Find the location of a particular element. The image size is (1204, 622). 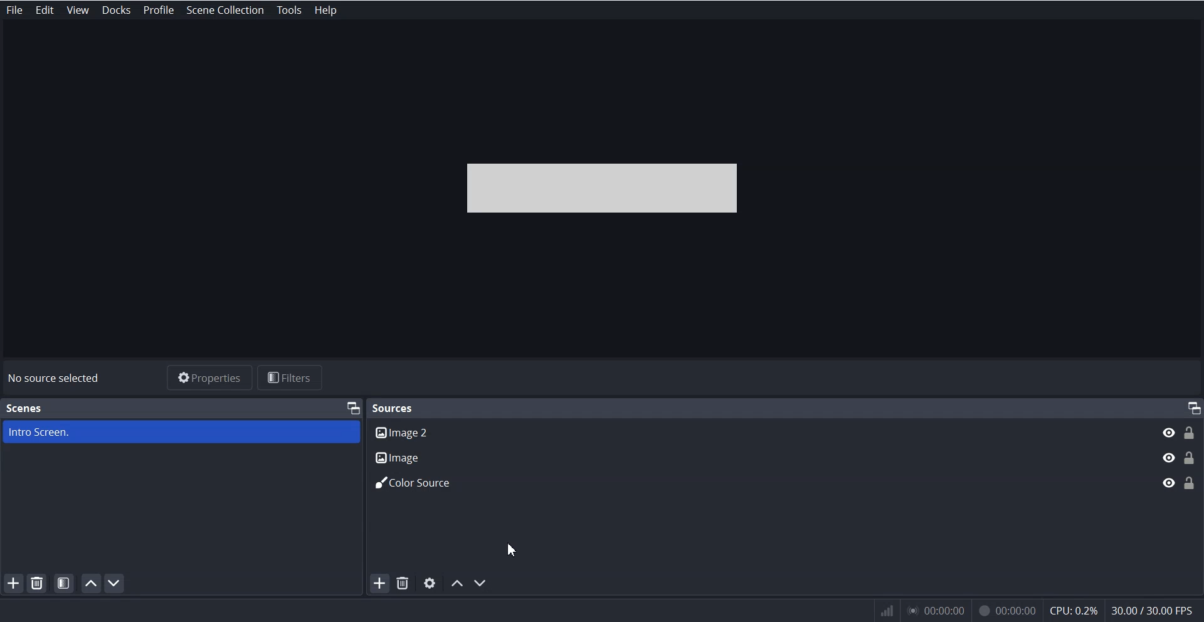

Remove Selected Scene is located at coordinates (38, 583).